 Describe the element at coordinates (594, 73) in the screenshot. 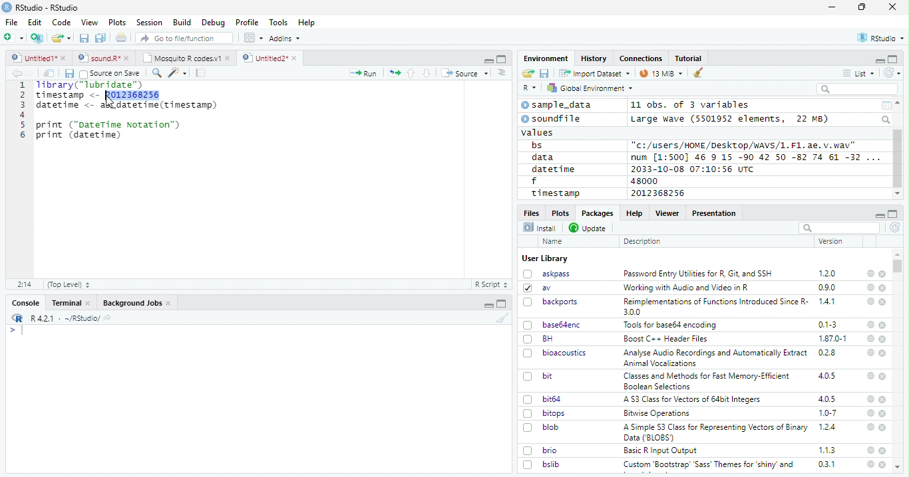

I see `Import Dataset` at that location.